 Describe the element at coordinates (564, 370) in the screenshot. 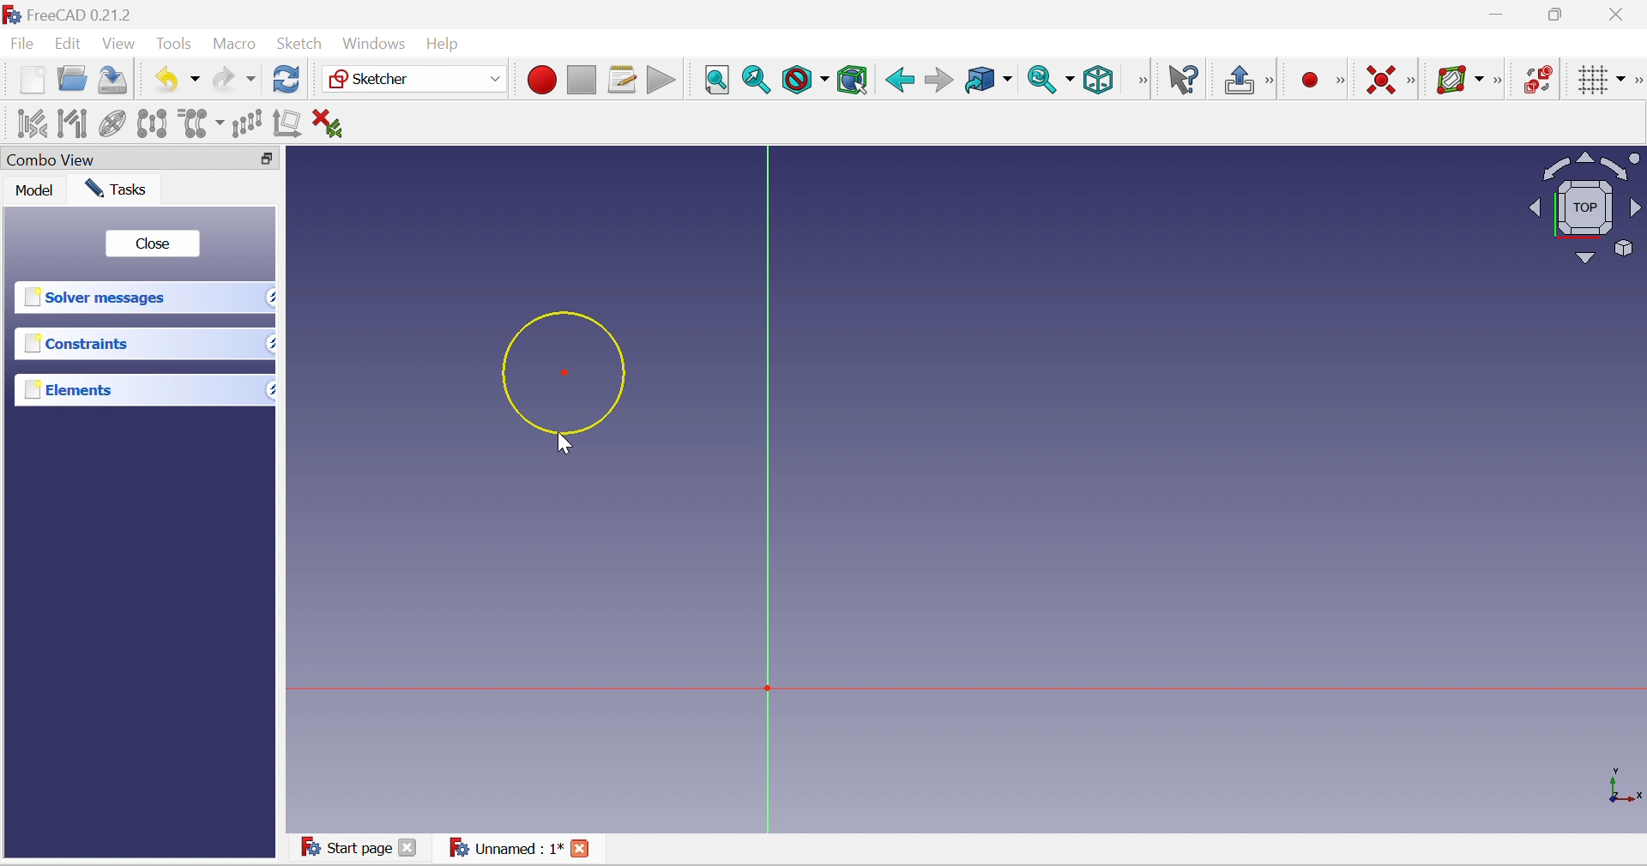

I see `Circle` at that location.